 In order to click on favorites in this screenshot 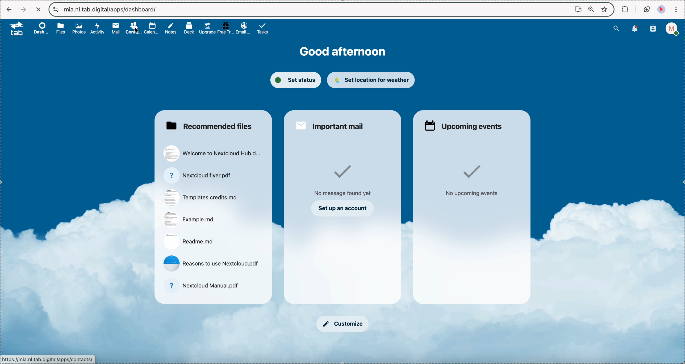, I will do `click(604, 10)`.